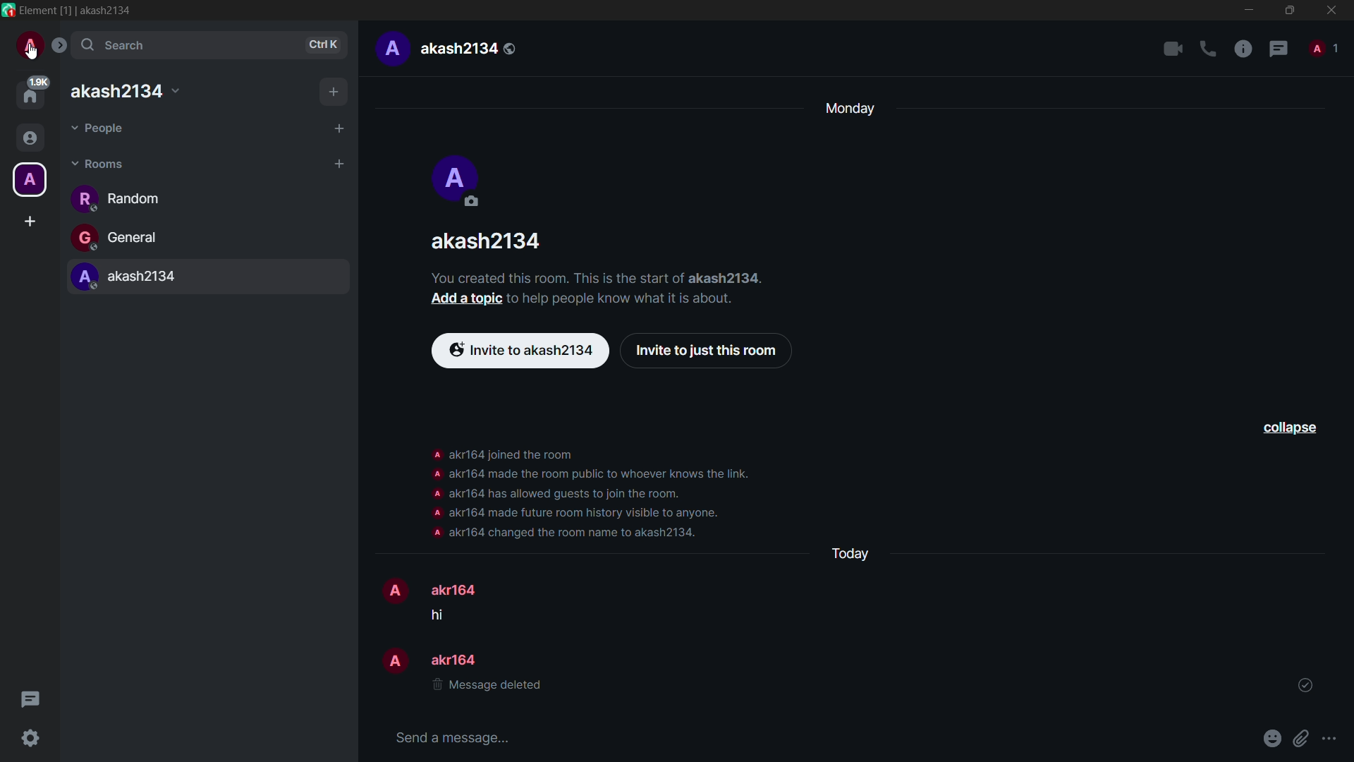  I want to click on add room, so click(338, 165).